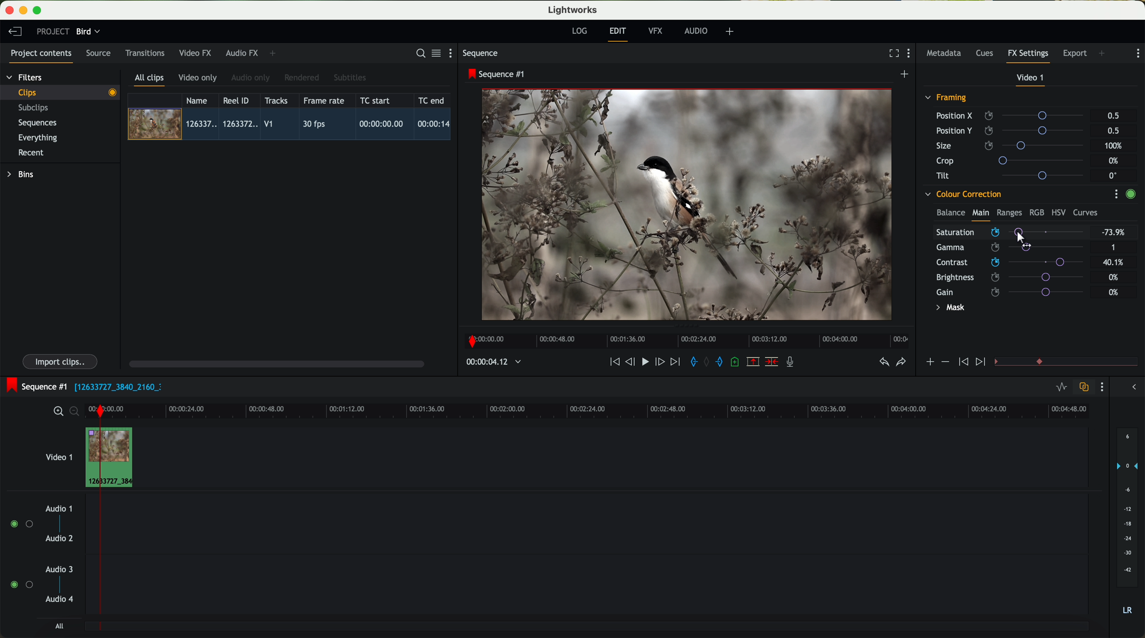 The width and height of the screenshot is (1145, 638). What do you see at coordinates (98, 54) in the screenshot?
I see `source` at bounding box center [98, 54].